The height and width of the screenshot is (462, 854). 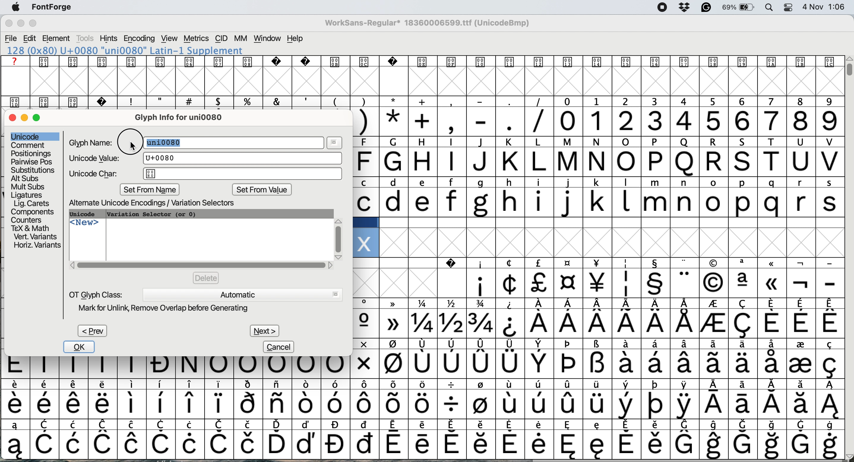 I want to click on new, so click(x=85, y=225).